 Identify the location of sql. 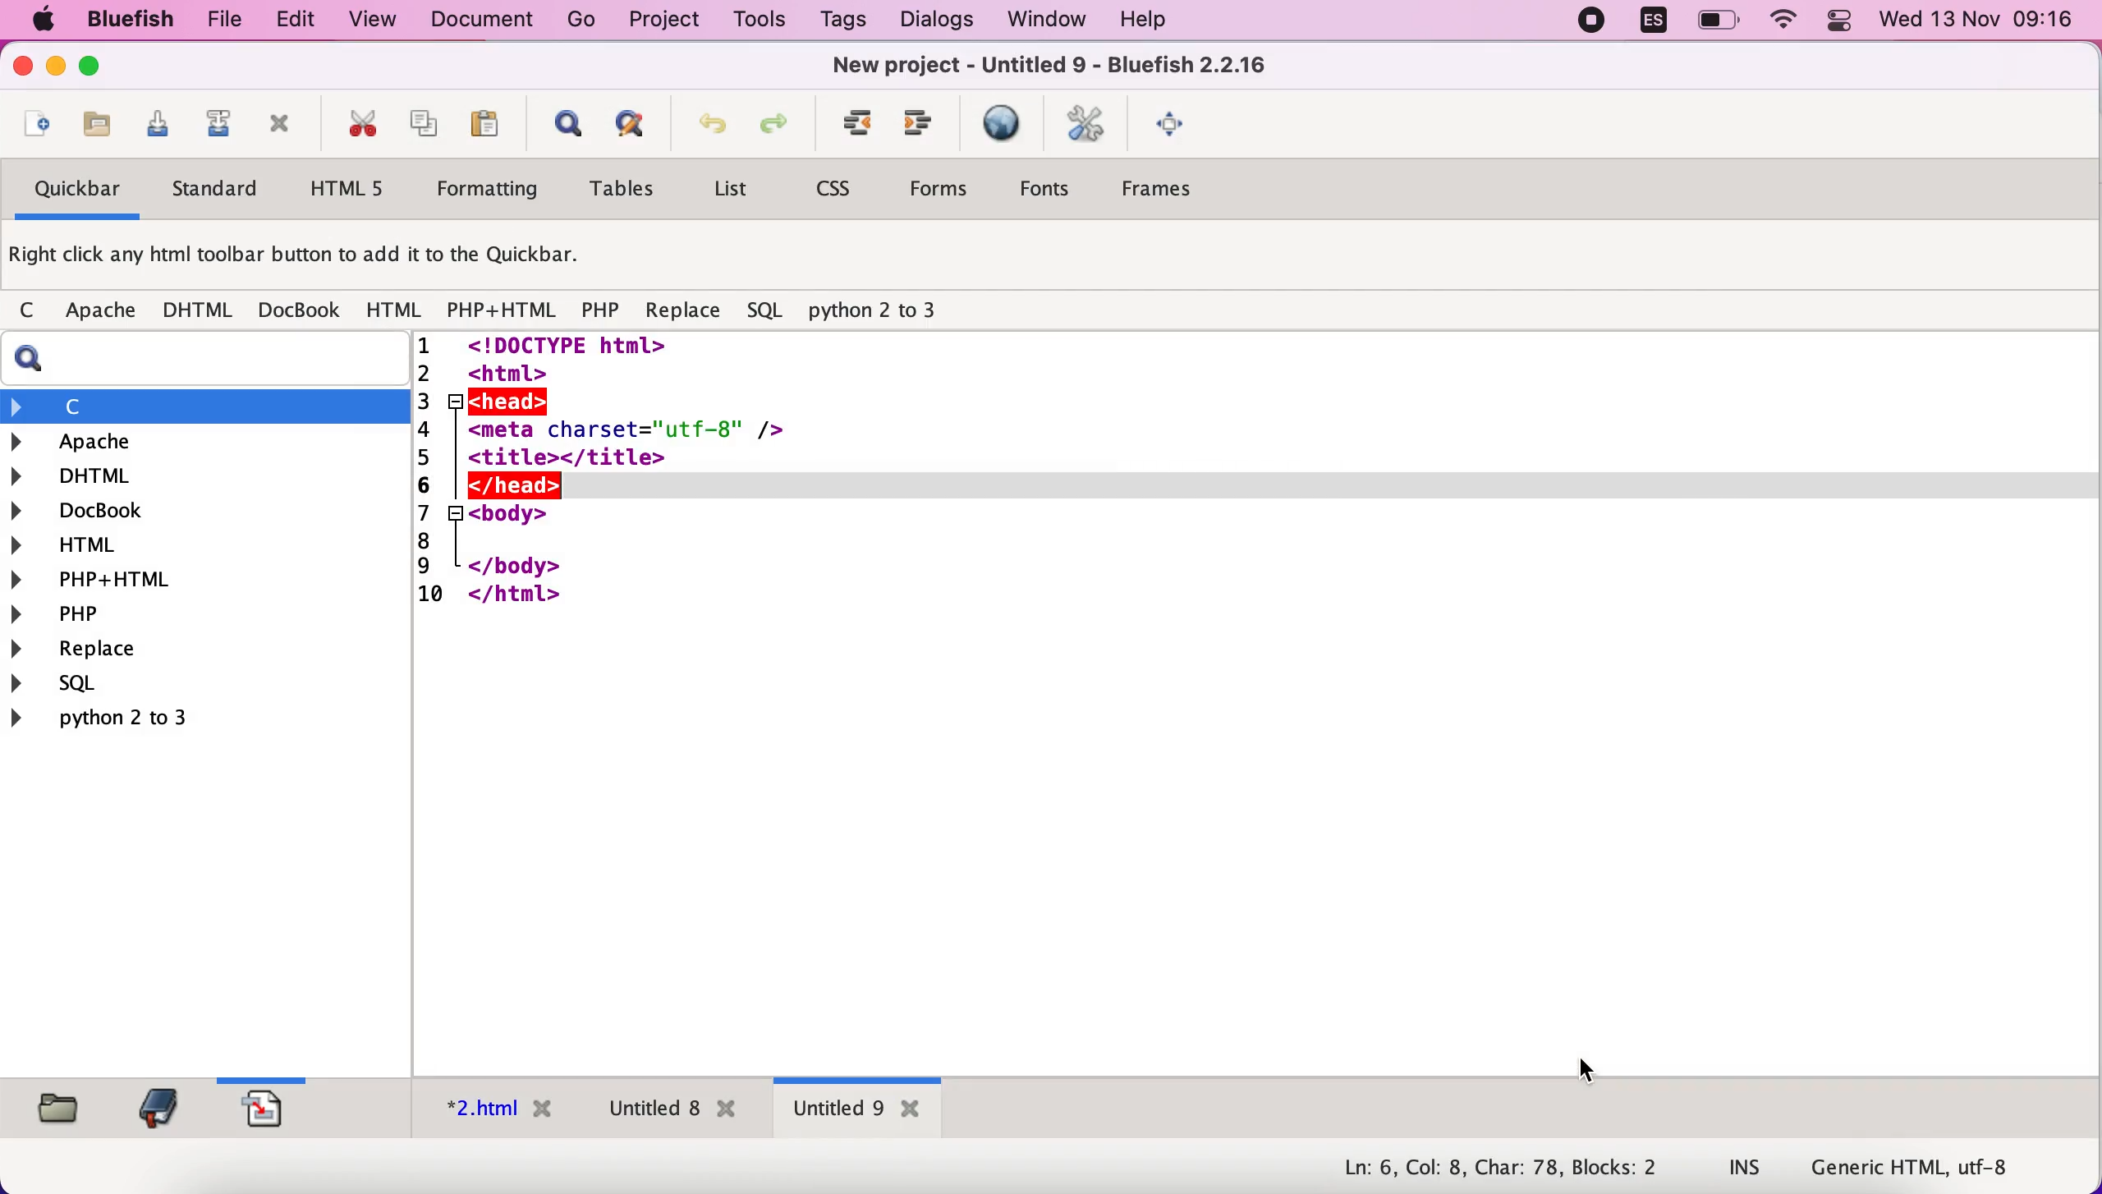
(766, 313).